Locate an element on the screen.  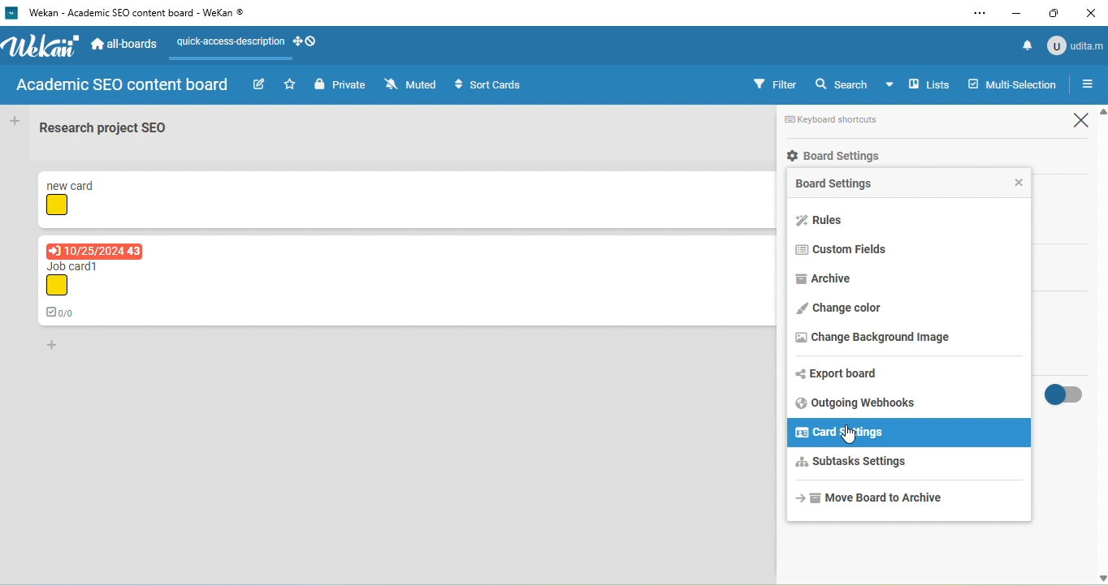
minimize is located at coordinates (1017, 12).